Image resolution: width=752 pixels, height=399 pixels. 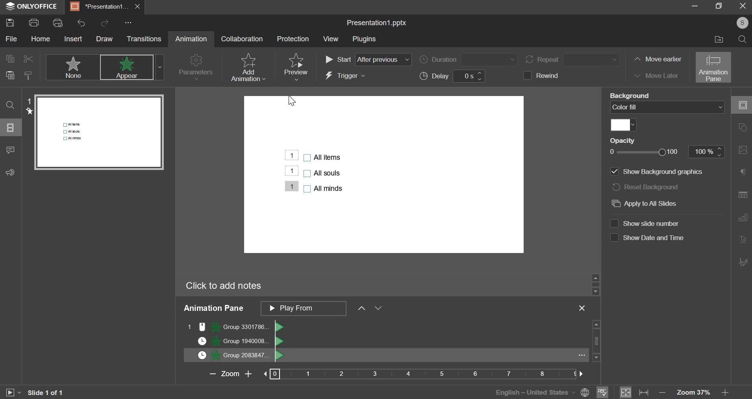 What do you see at coordinates (656, 60) in the screenshot?
I see `move earlier` at bounding box center [656, 60].